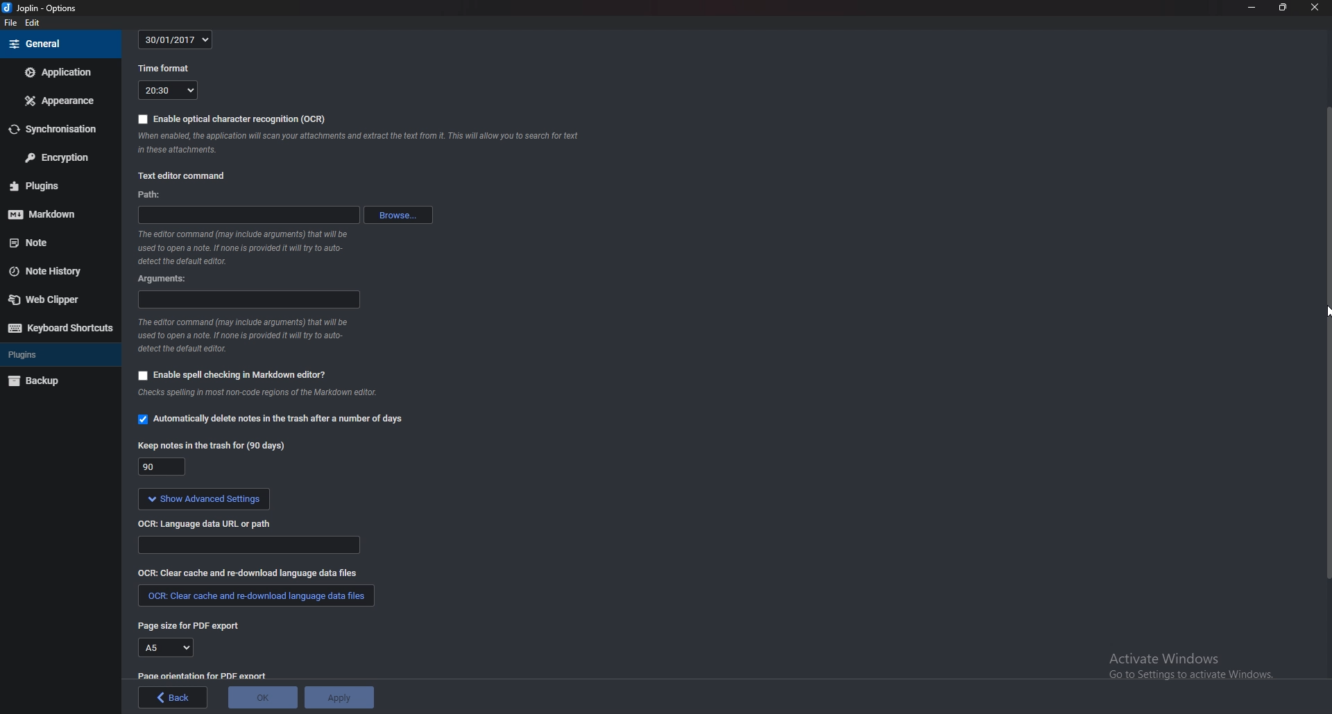 The image size is (1332, 714). Describe the element at coordinates (1326, 342) in the screenshot. I see `Scroll bar` at that location.